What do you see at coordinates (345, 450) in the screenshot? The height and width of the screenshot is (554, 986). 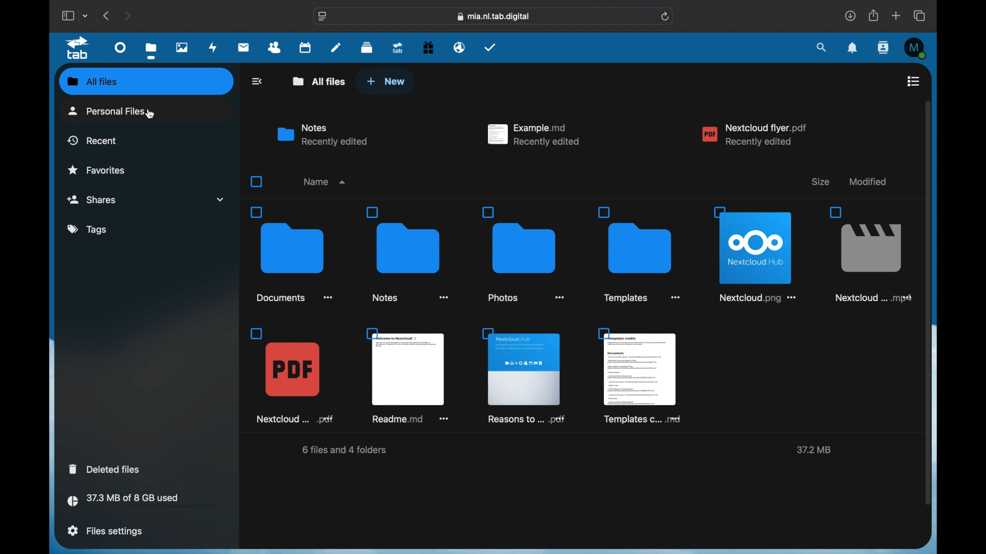 I see `6 files and 4 folders` at bounding box center [345, 450].